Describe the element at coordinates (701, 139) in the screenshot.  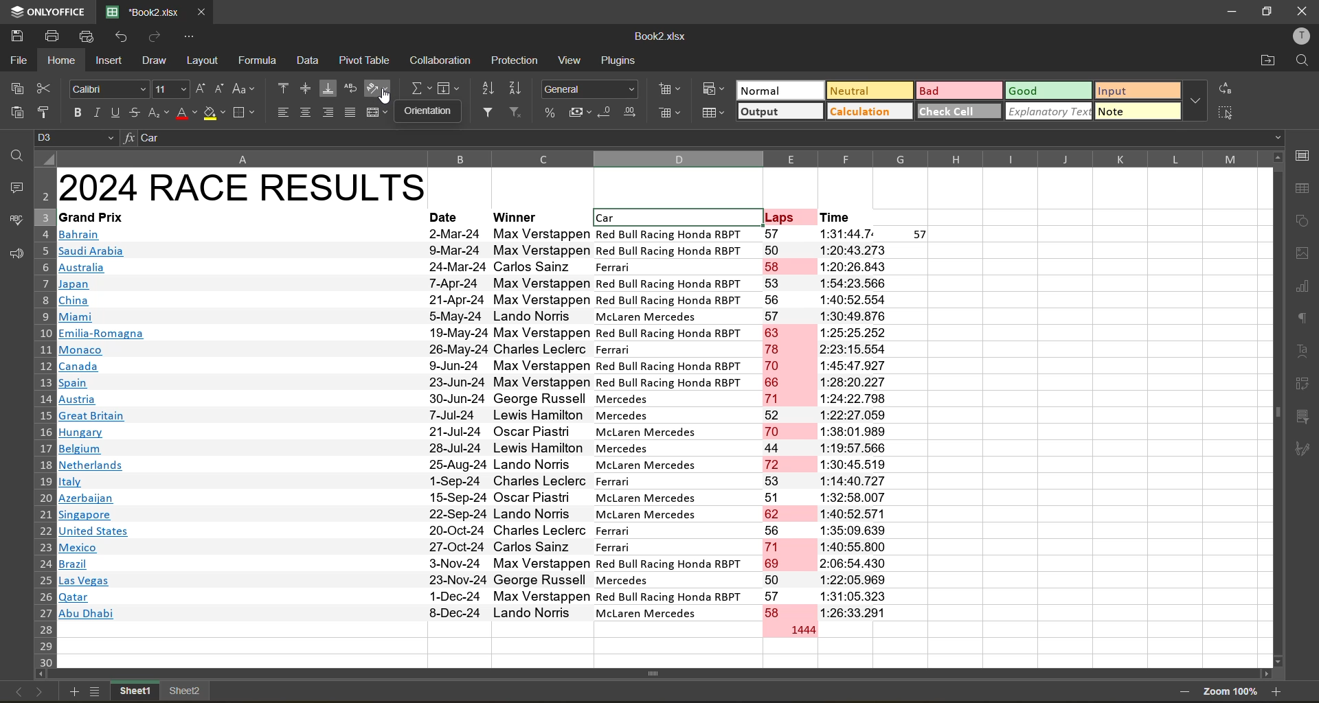
I see `formula bar` at that location.